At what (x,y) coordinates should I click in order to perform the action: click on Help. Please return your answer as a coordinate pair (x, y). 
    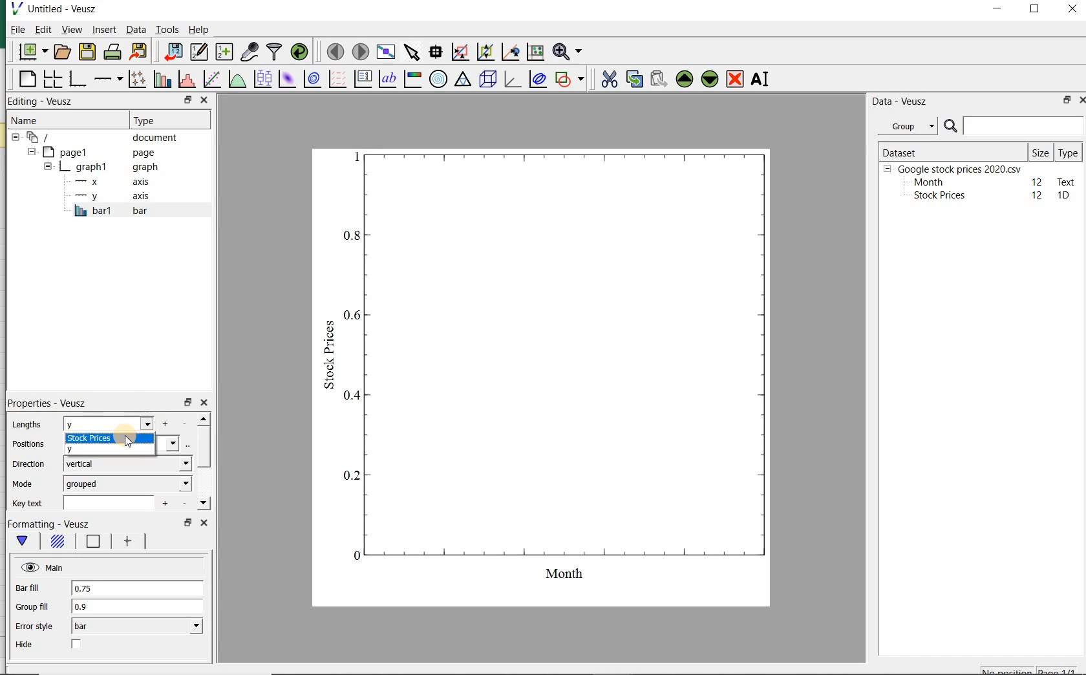
    Looking at the image, I should click on (200, 31).